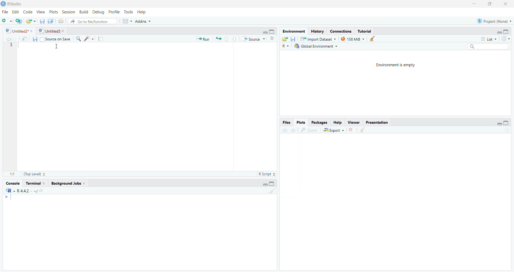  What do you see at coordinates (61, 21) in the screenshot?
I see `Print document` at bounding box center [61, 21].